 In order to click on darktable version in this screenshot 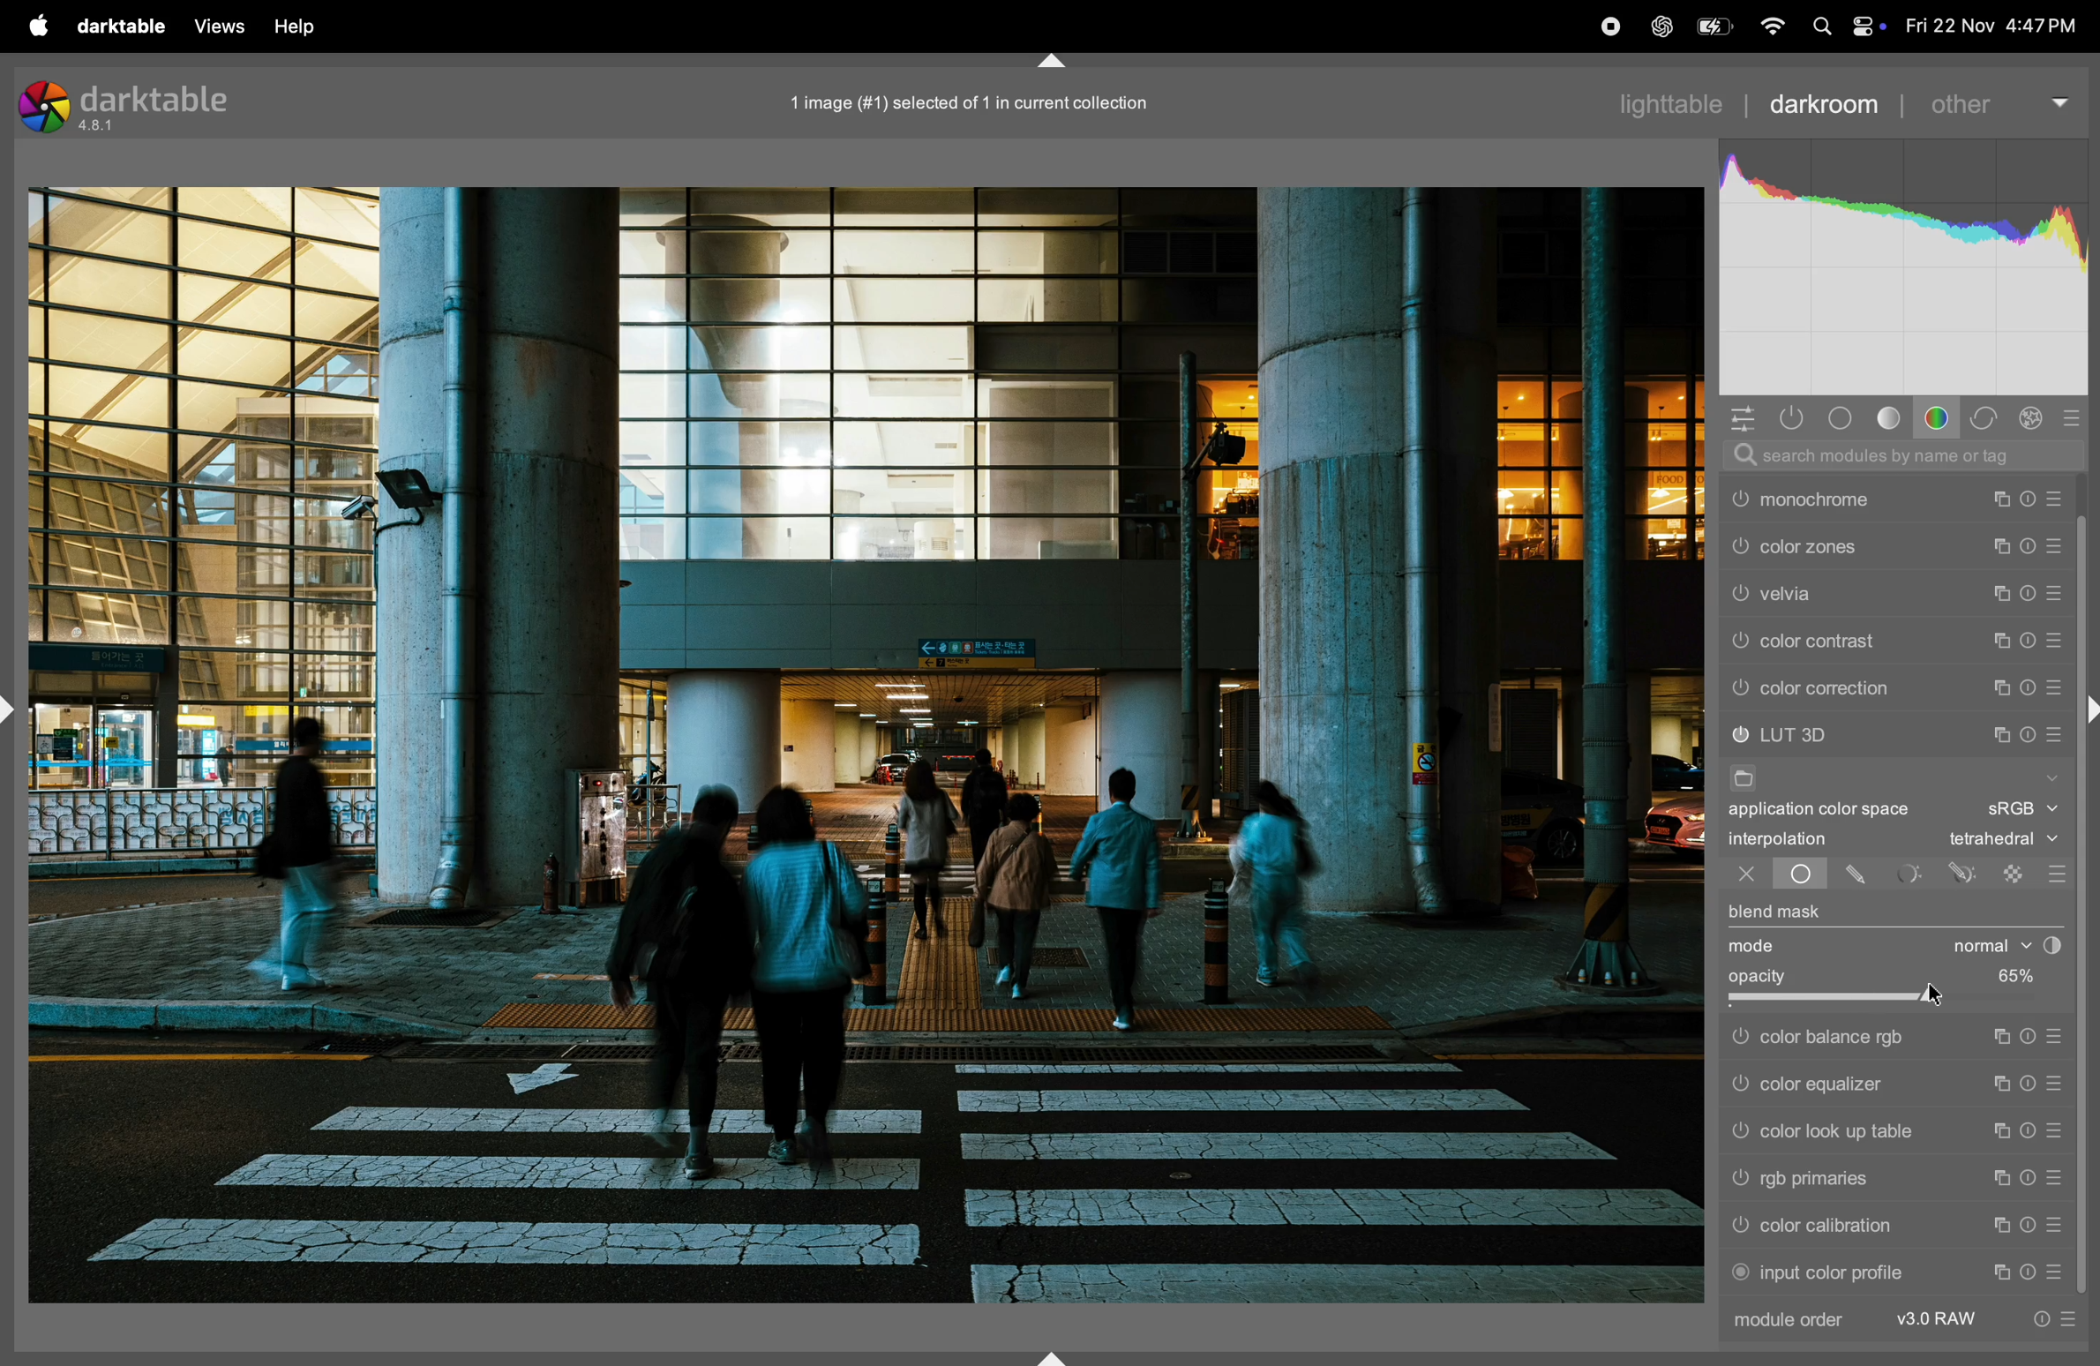, I will do `click(161, 107)`.